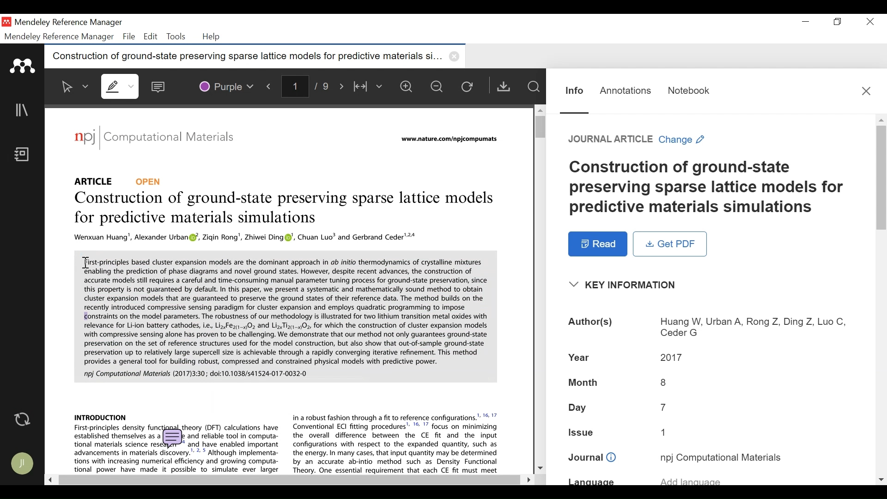 Image resolution: width=887 pixels, height=499 pixels. What do you see at coordinates (286, 209) in the screenshot?
I see `Title` at bounding box center [286, 209].